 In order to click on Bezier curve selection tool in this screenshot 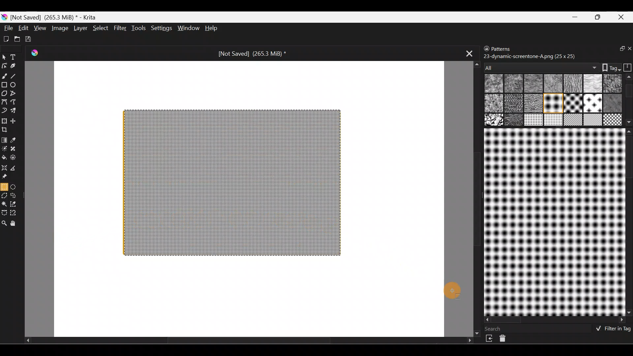, I will do `click(5, 213)`.